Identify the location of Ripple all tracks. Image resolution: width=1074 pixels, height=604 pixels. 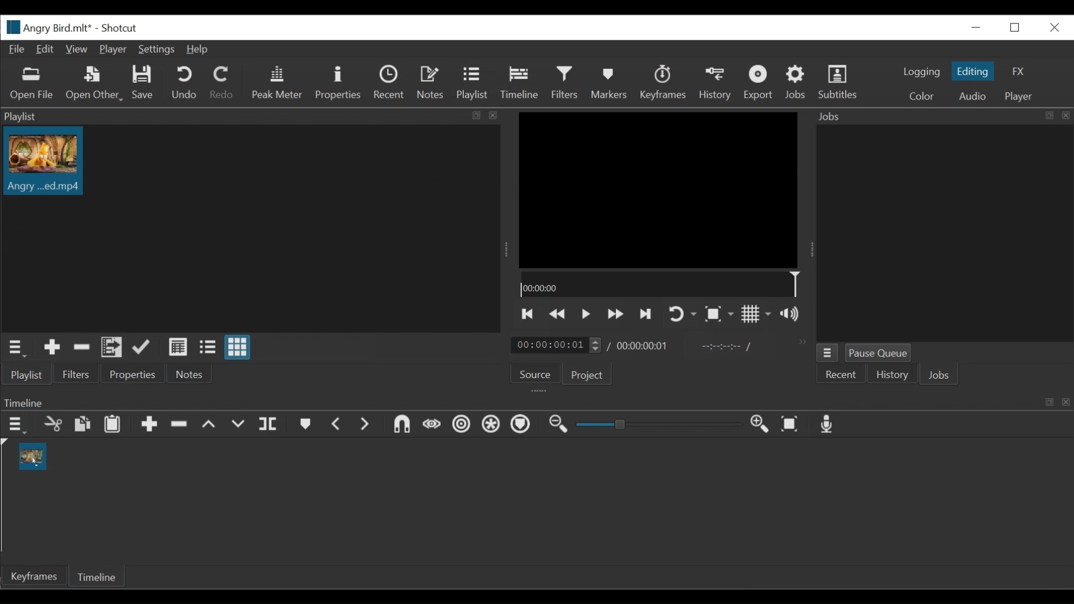
(492, 424).